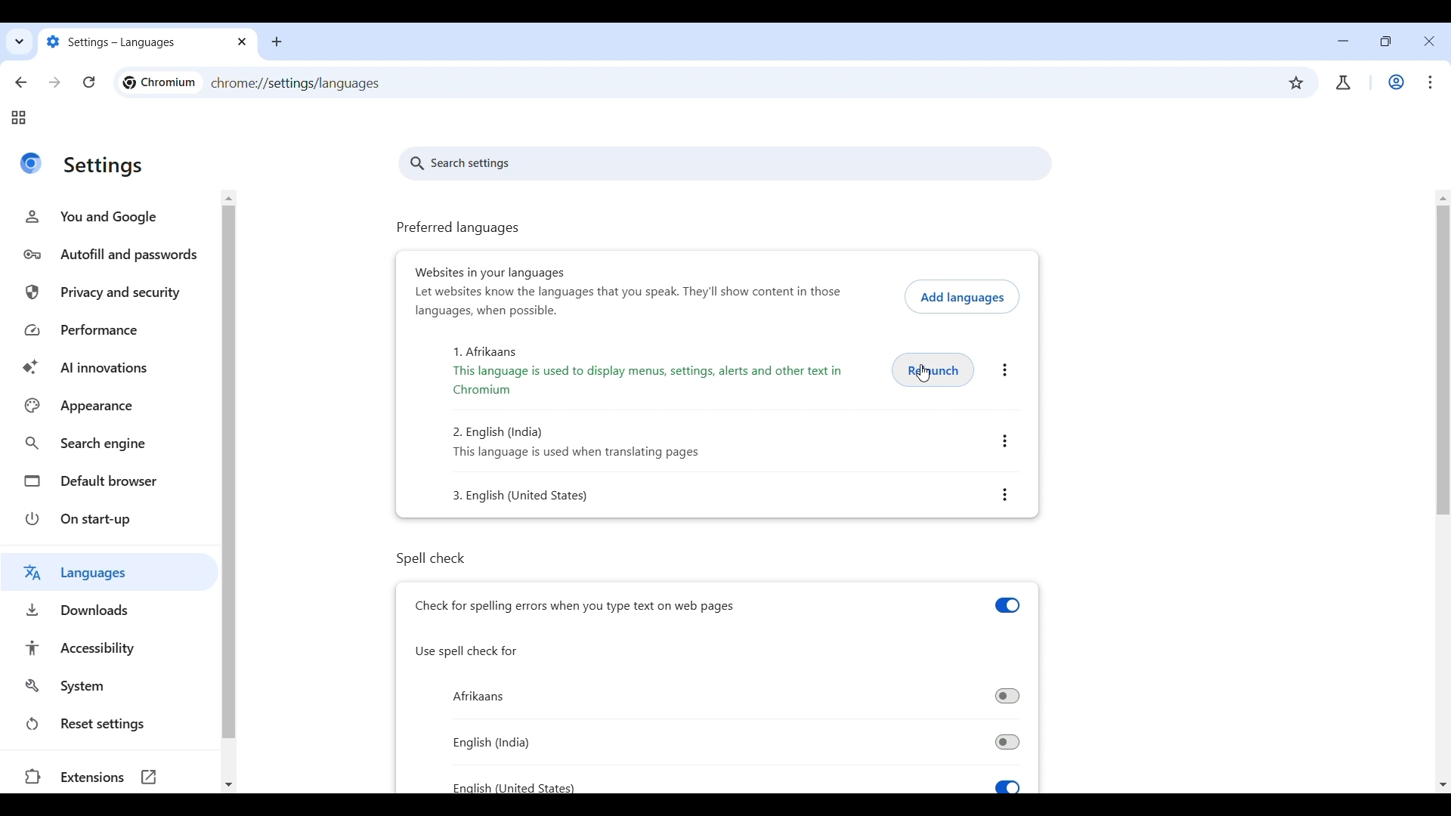  Describe the element at coordinates (109, 216) in the screenshot. I see `You and Google` at that location.